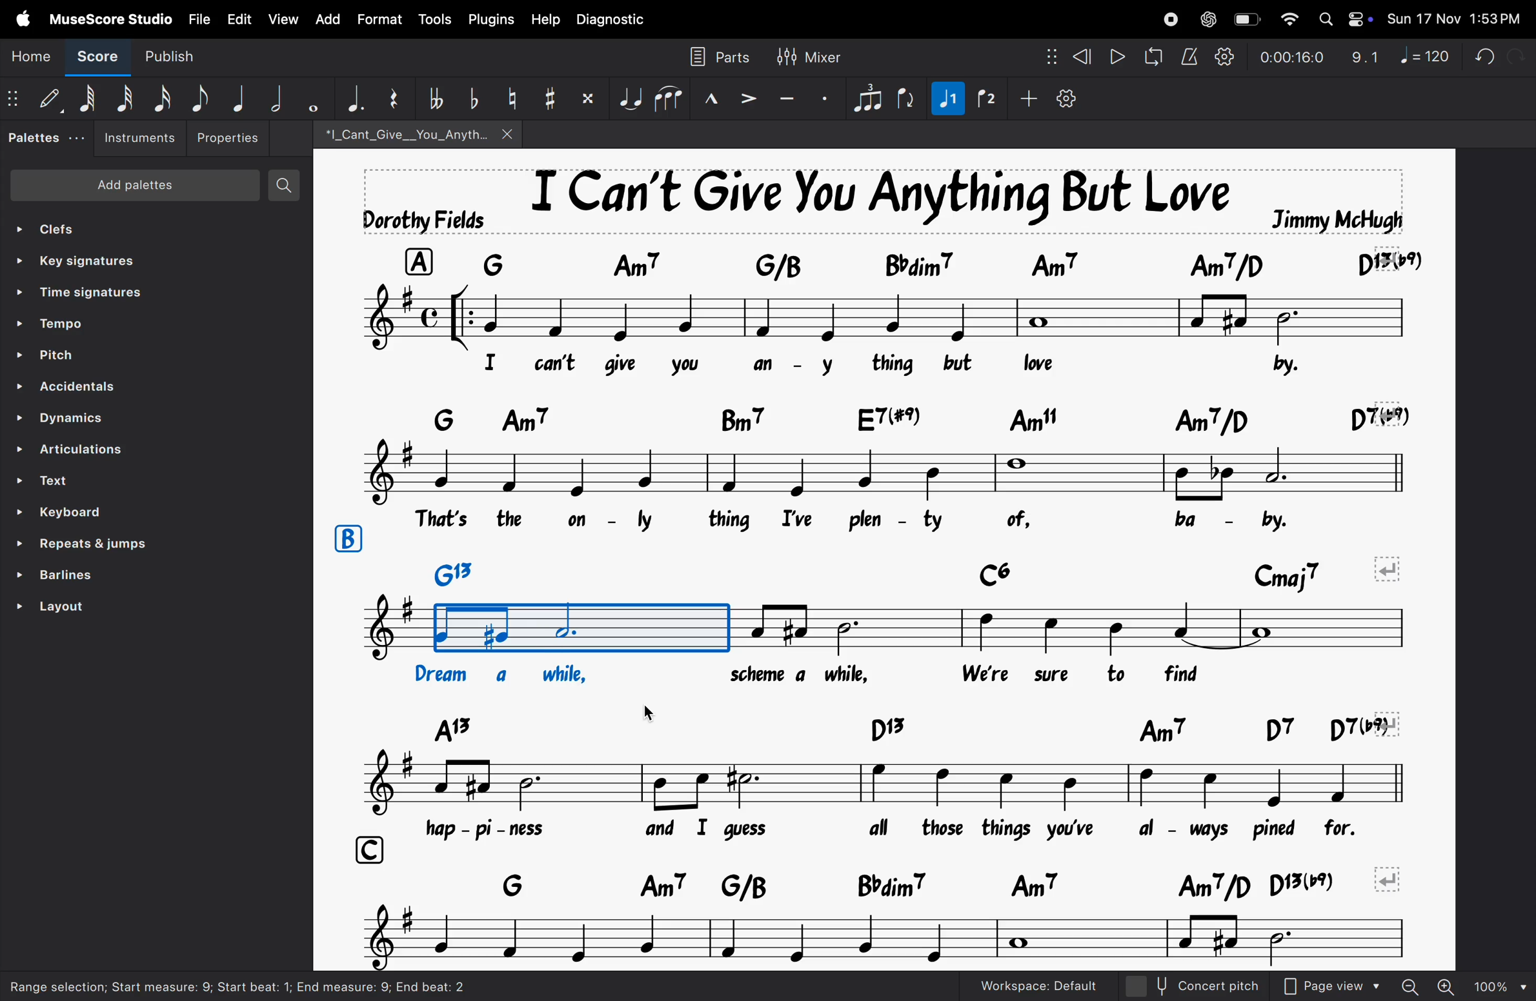 Image resolution: width=1536 pixels, height=1001 pixels. Describe the element at coordinates (671, 97) in the screenshot. I see `slur` at that location.